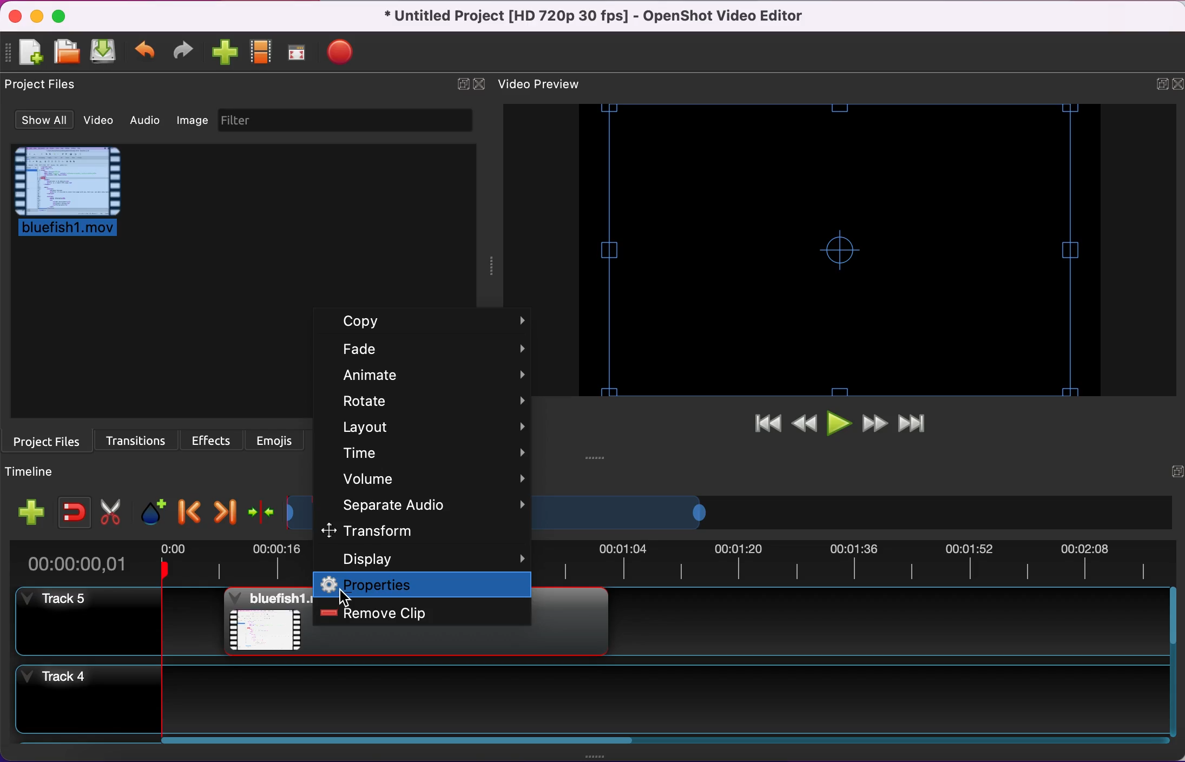  I want to click on timeline, so click(622, 513).